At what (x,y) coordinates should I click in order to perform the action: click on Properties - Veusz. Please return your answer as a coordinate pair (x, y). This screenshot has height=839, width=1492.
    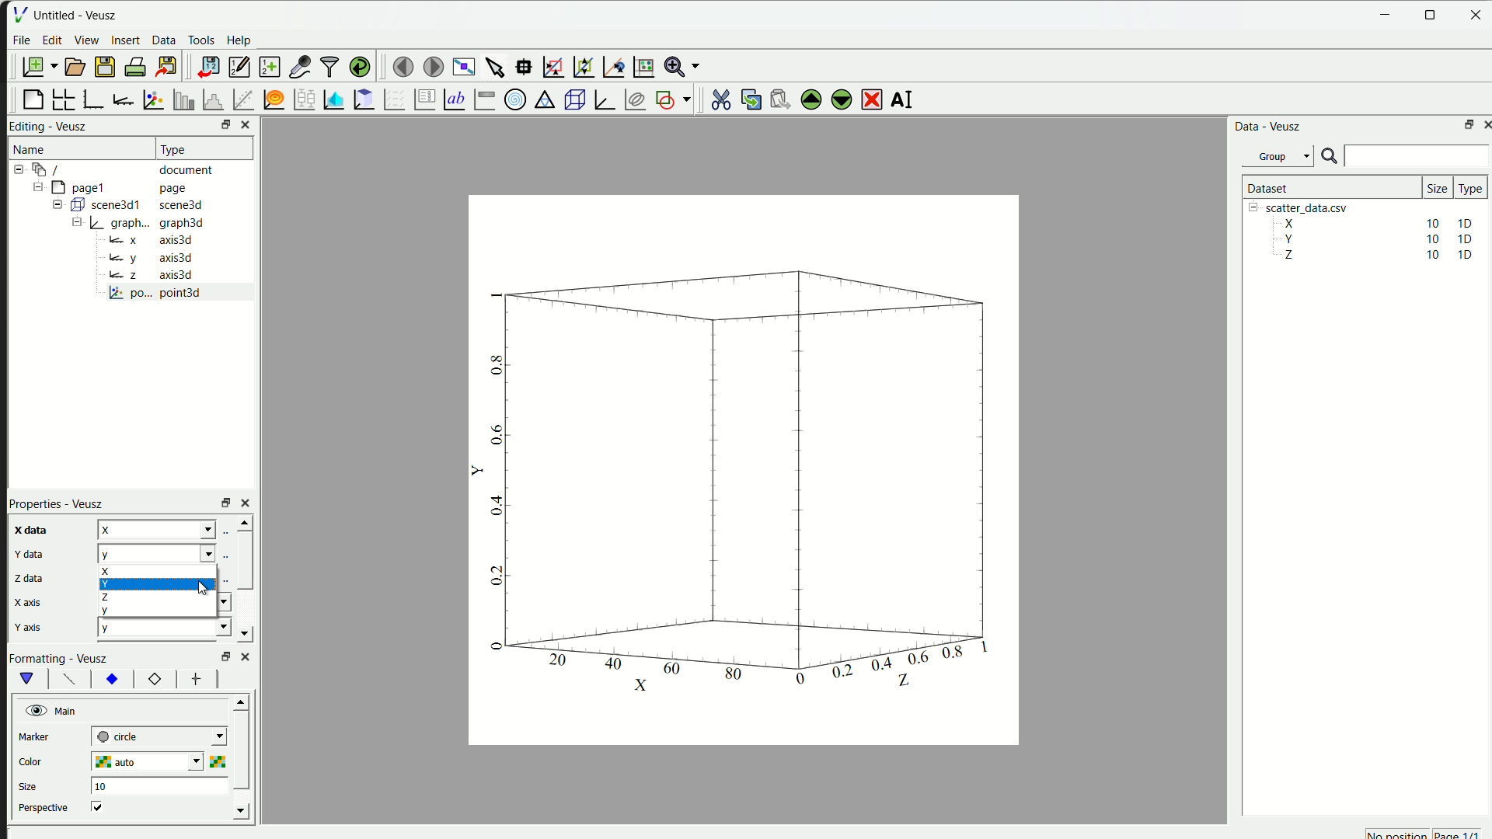
    Looking at the image, I should click on (57, 503).